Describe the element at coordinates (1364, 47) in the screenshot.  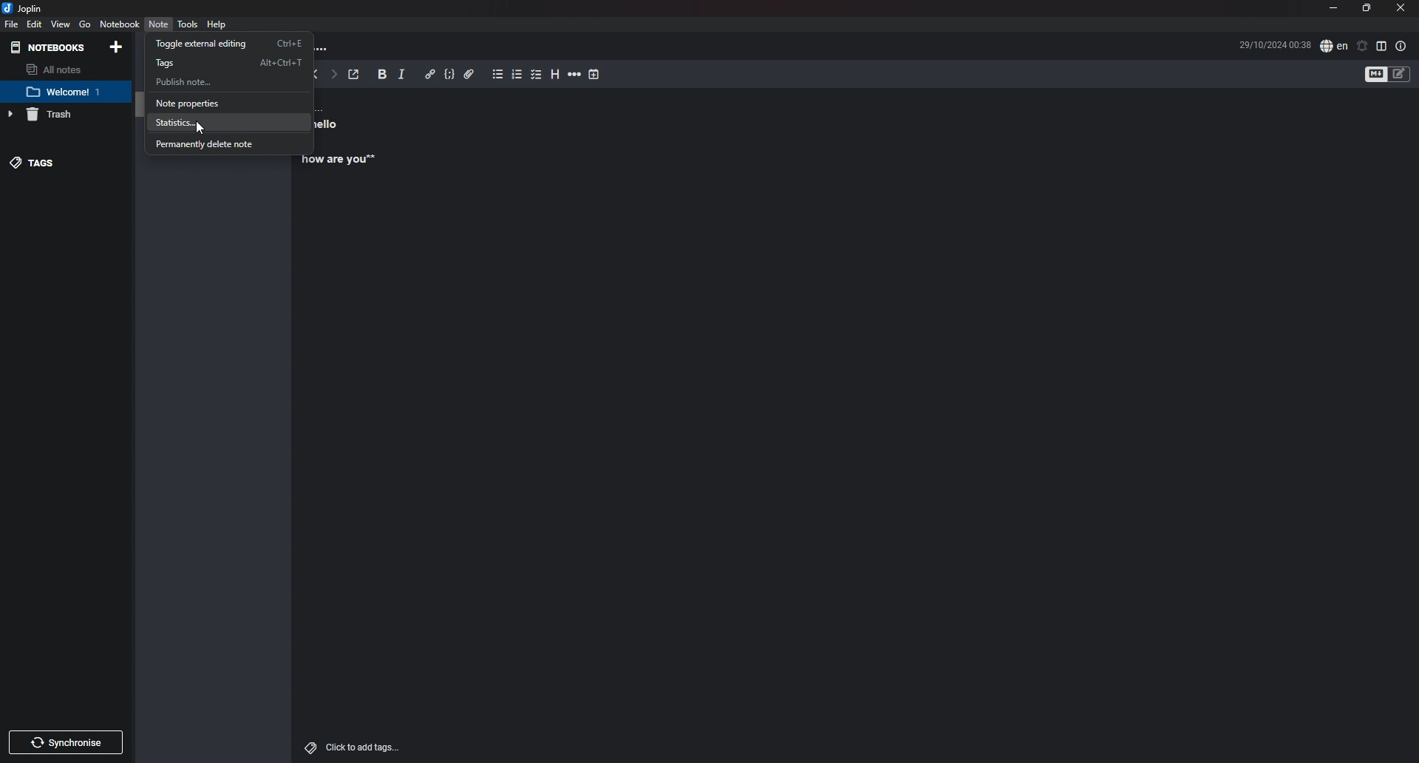
I see `Set alarm` at that location.